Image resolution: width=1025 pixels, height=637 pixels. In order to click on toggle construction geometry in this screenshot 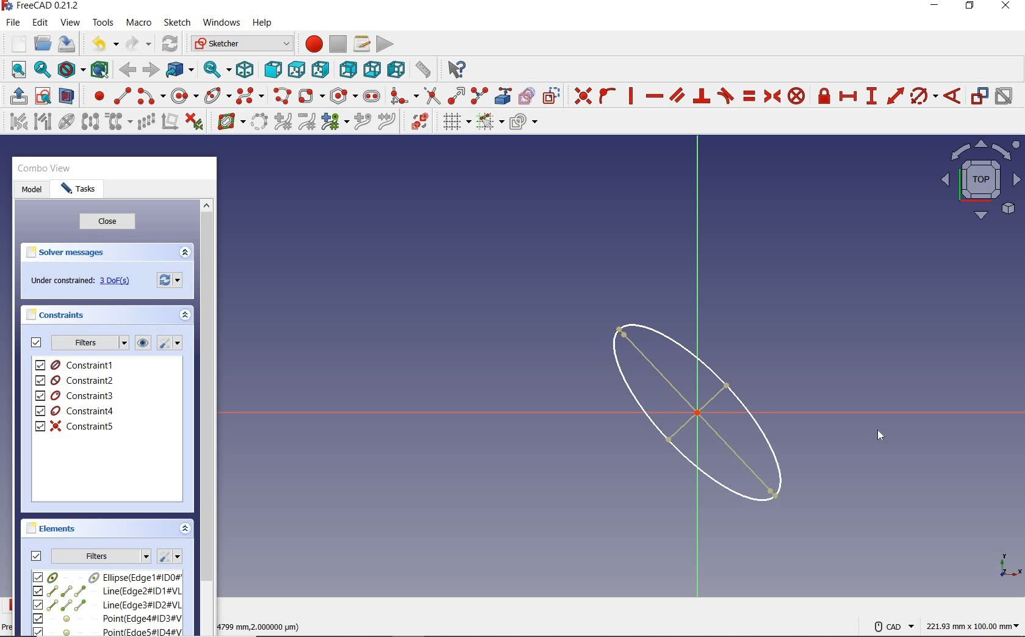, I will do `click(552, 95)`.